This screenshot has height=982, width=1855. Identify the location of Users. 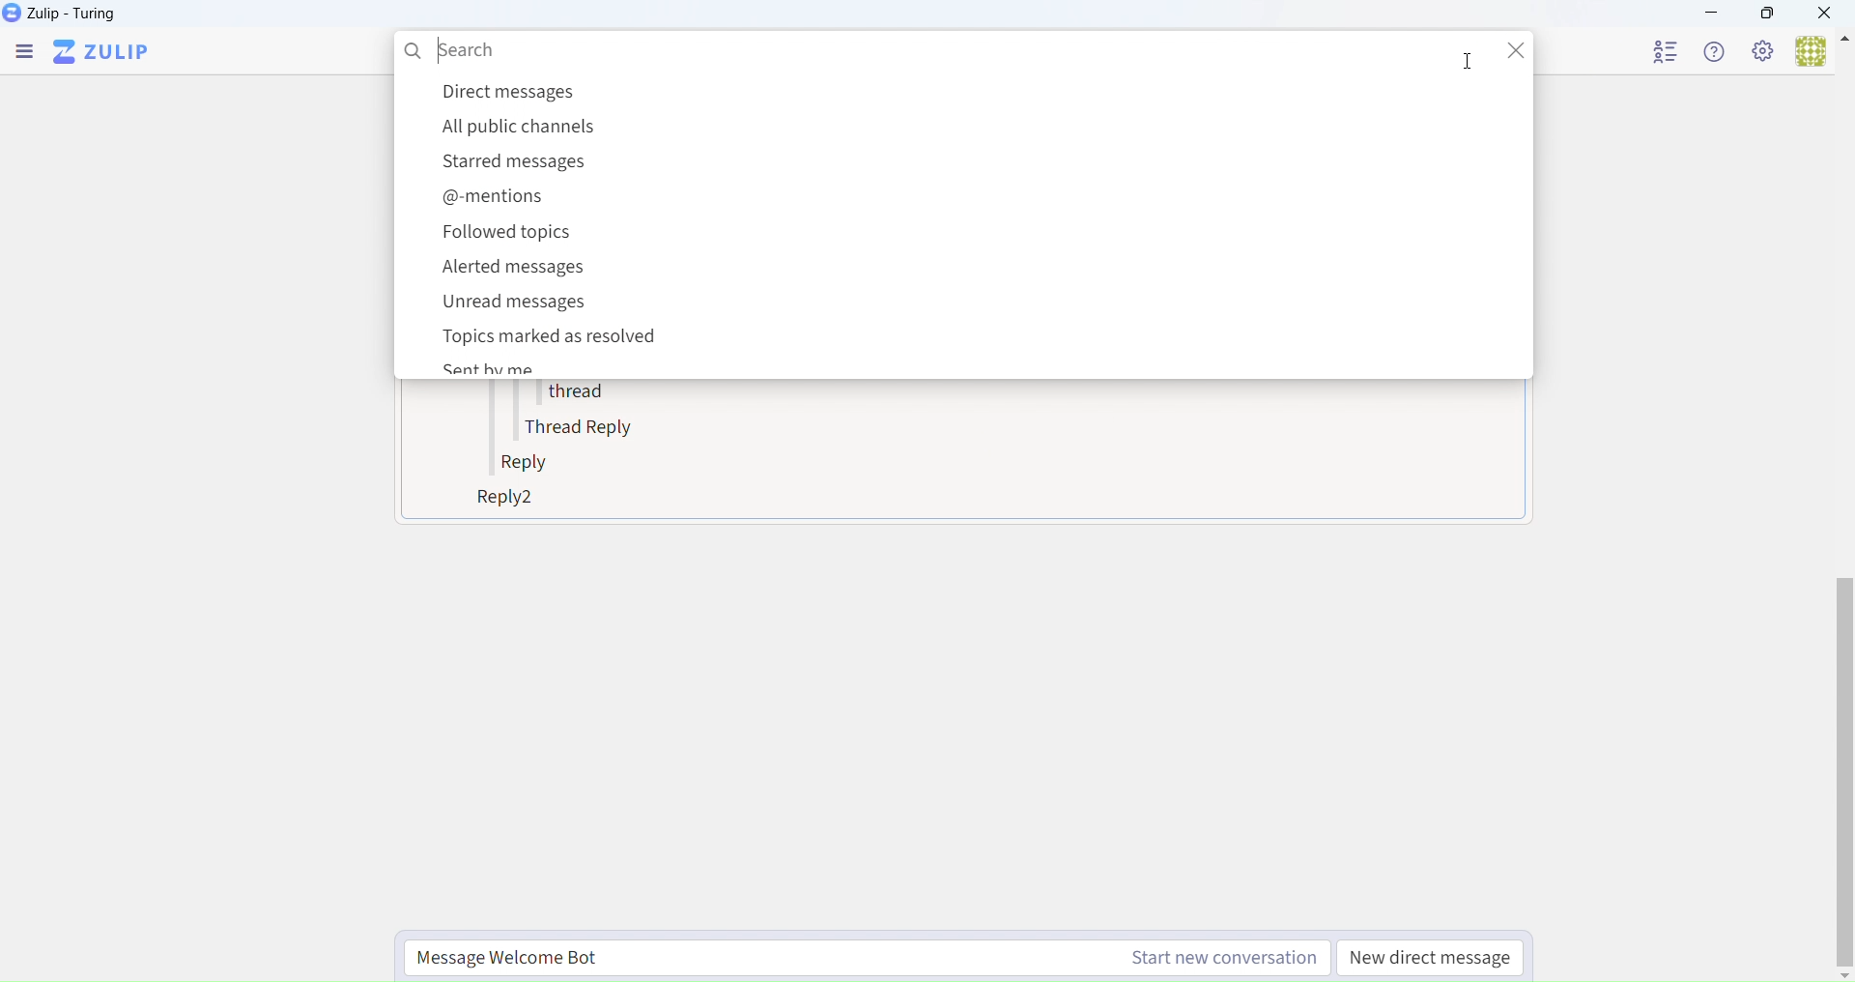
(1821, 52).